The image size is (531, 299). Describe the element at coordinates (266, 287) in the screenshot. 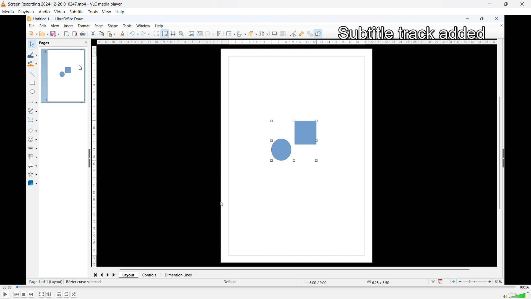

I see `Time bar ` at that location.